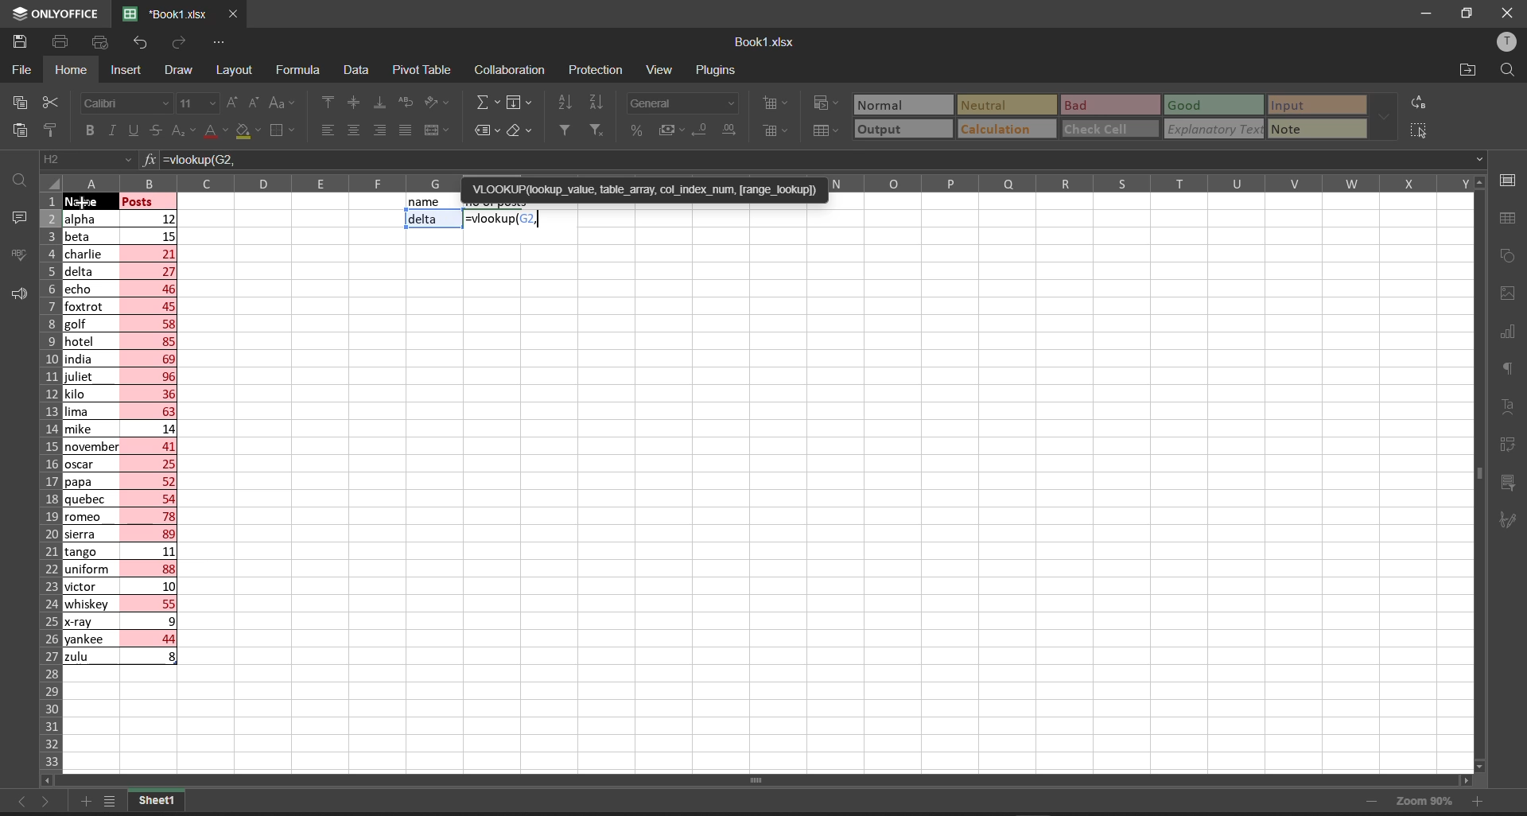 The image size is (1527, 816). Describe the element at coordinates (56, 129) in the screenshot. I see `copy style` at that location.